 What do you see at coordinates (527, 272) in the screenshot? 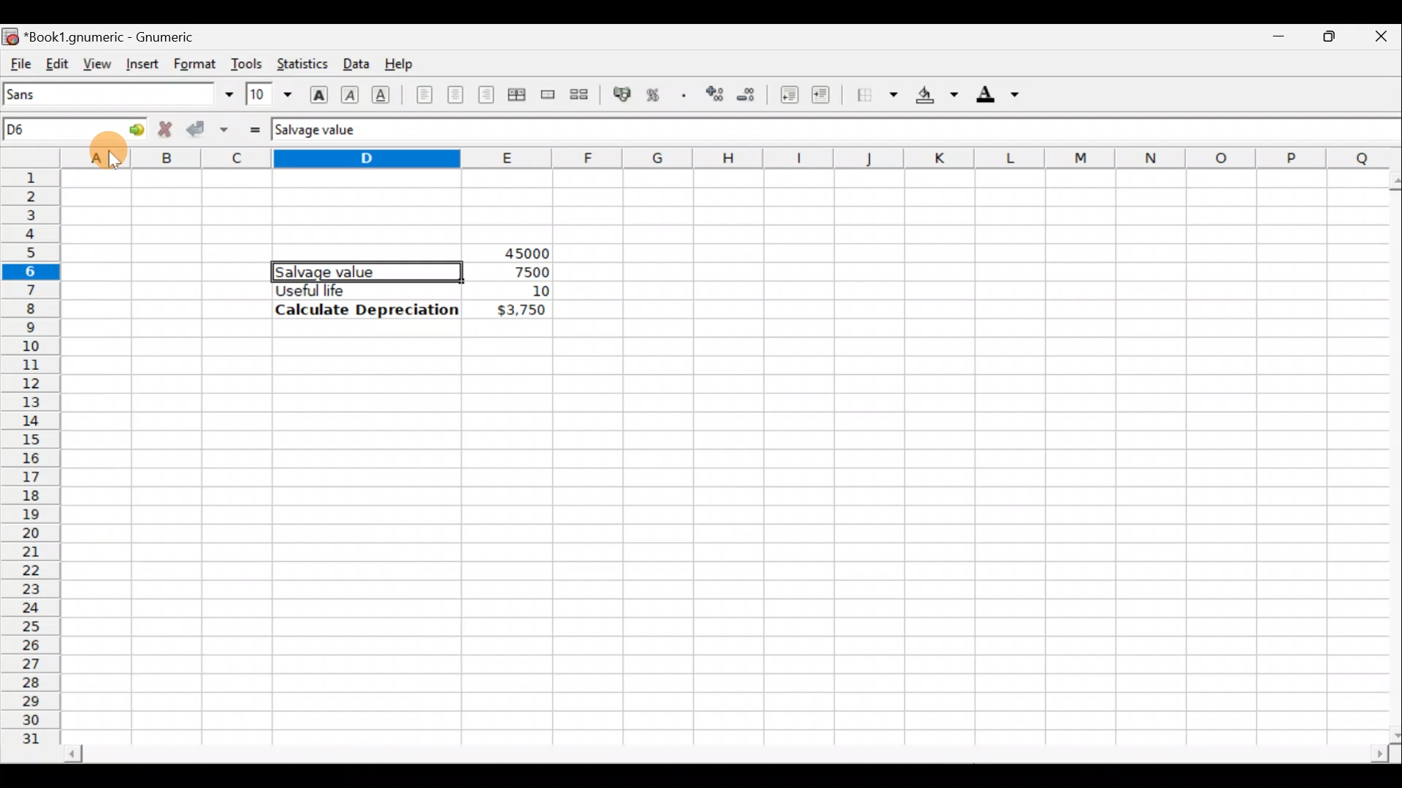
I see `7500` at bounding box center [527, 272].